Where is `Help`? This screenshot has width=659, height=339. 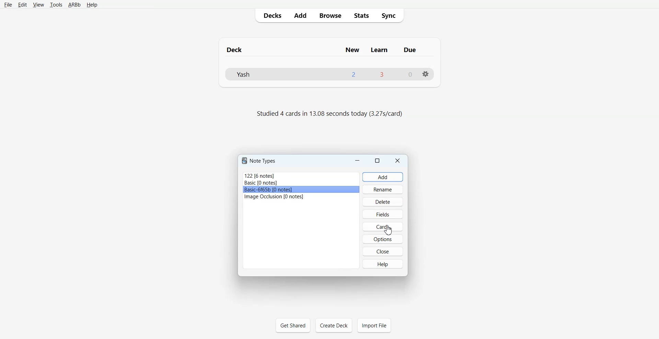
Help is located at coordinates (91, 5).